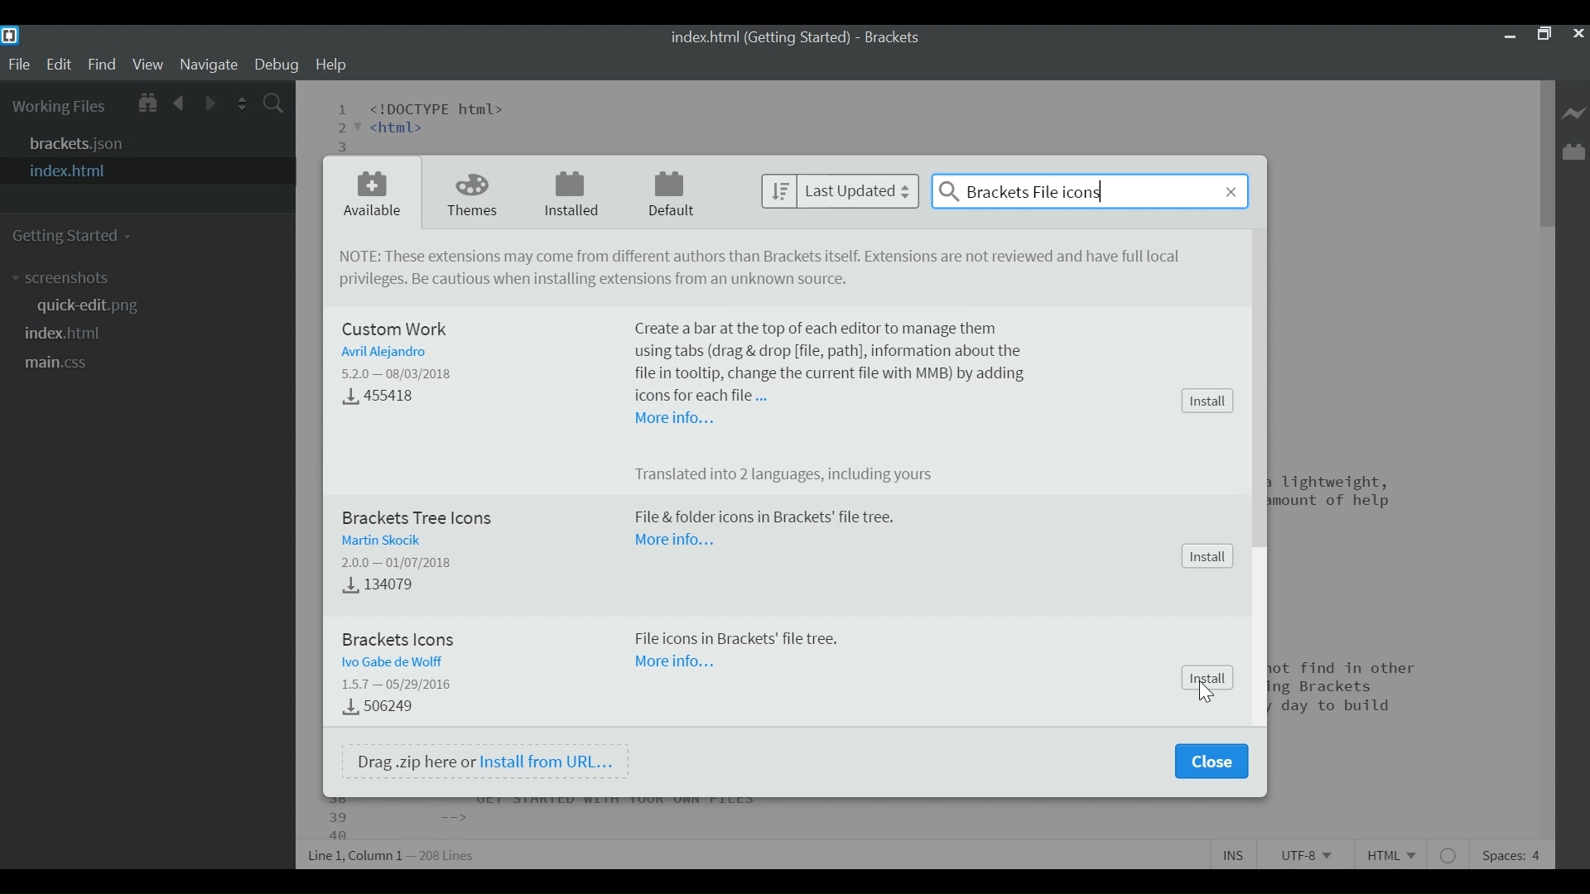 This screenshot has width=1590, height=894. Describe the element at coordinates (69, 278) in the screenshot. I see `screenshot` at that location.